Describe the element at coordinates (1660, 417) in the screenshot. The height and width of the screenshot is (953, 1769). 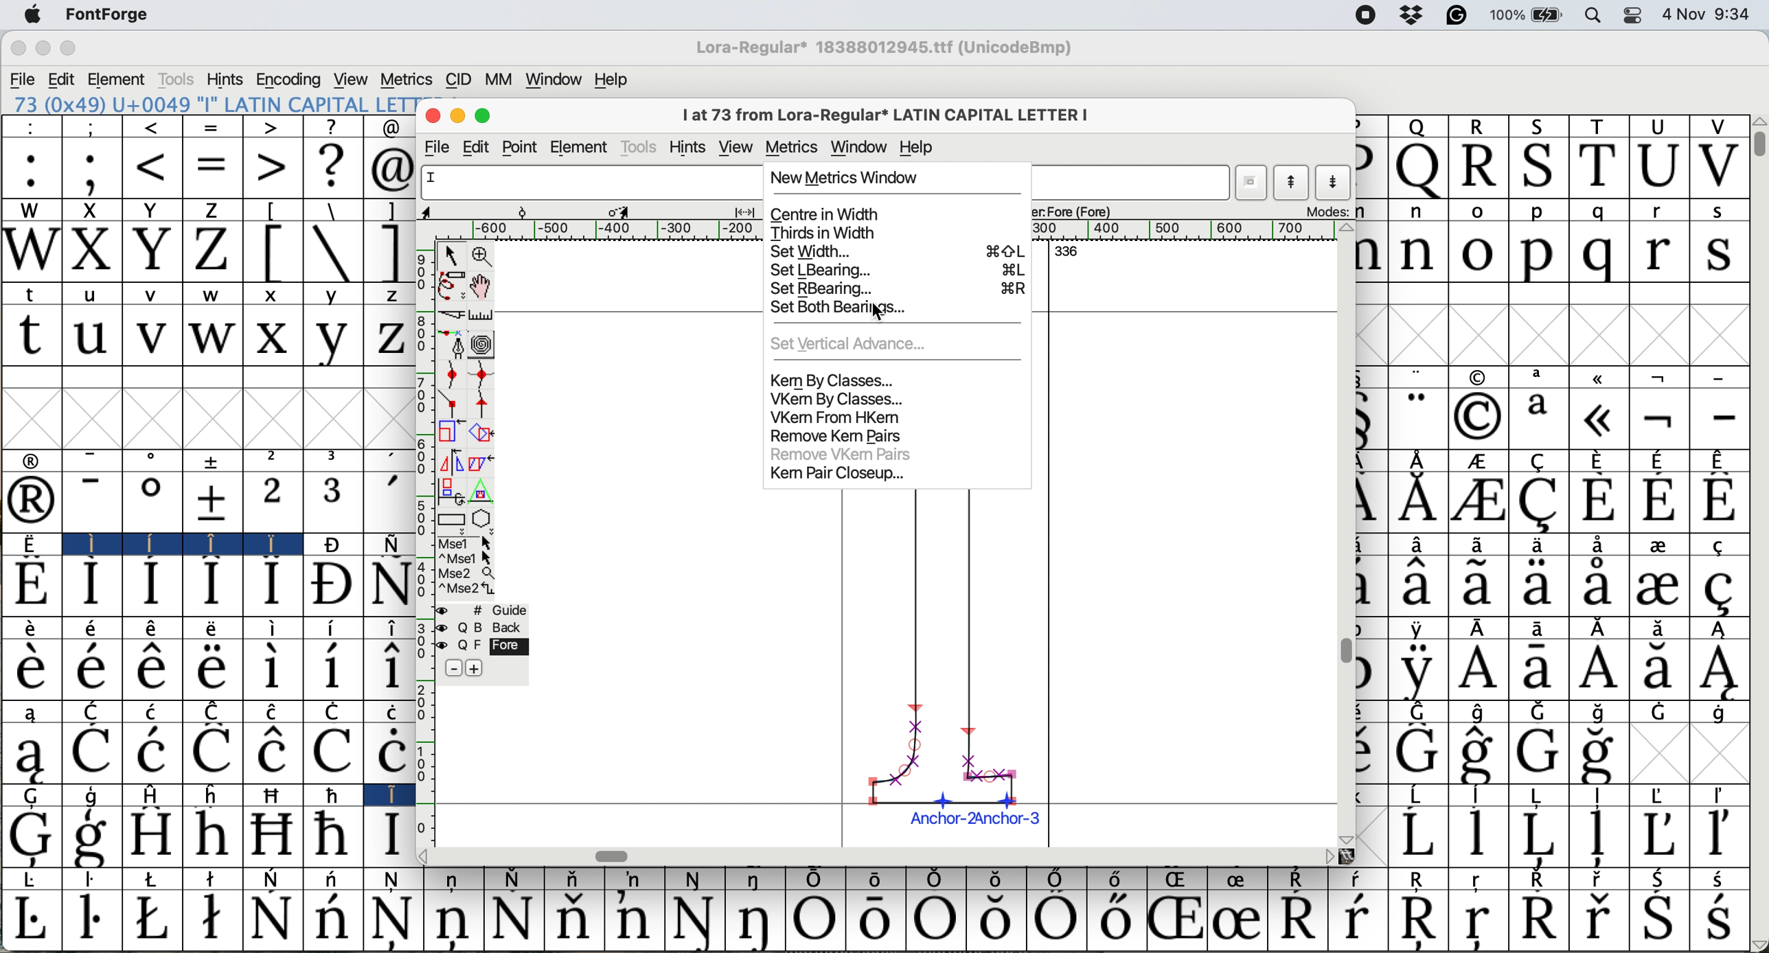
I see `Symbol` at that location.